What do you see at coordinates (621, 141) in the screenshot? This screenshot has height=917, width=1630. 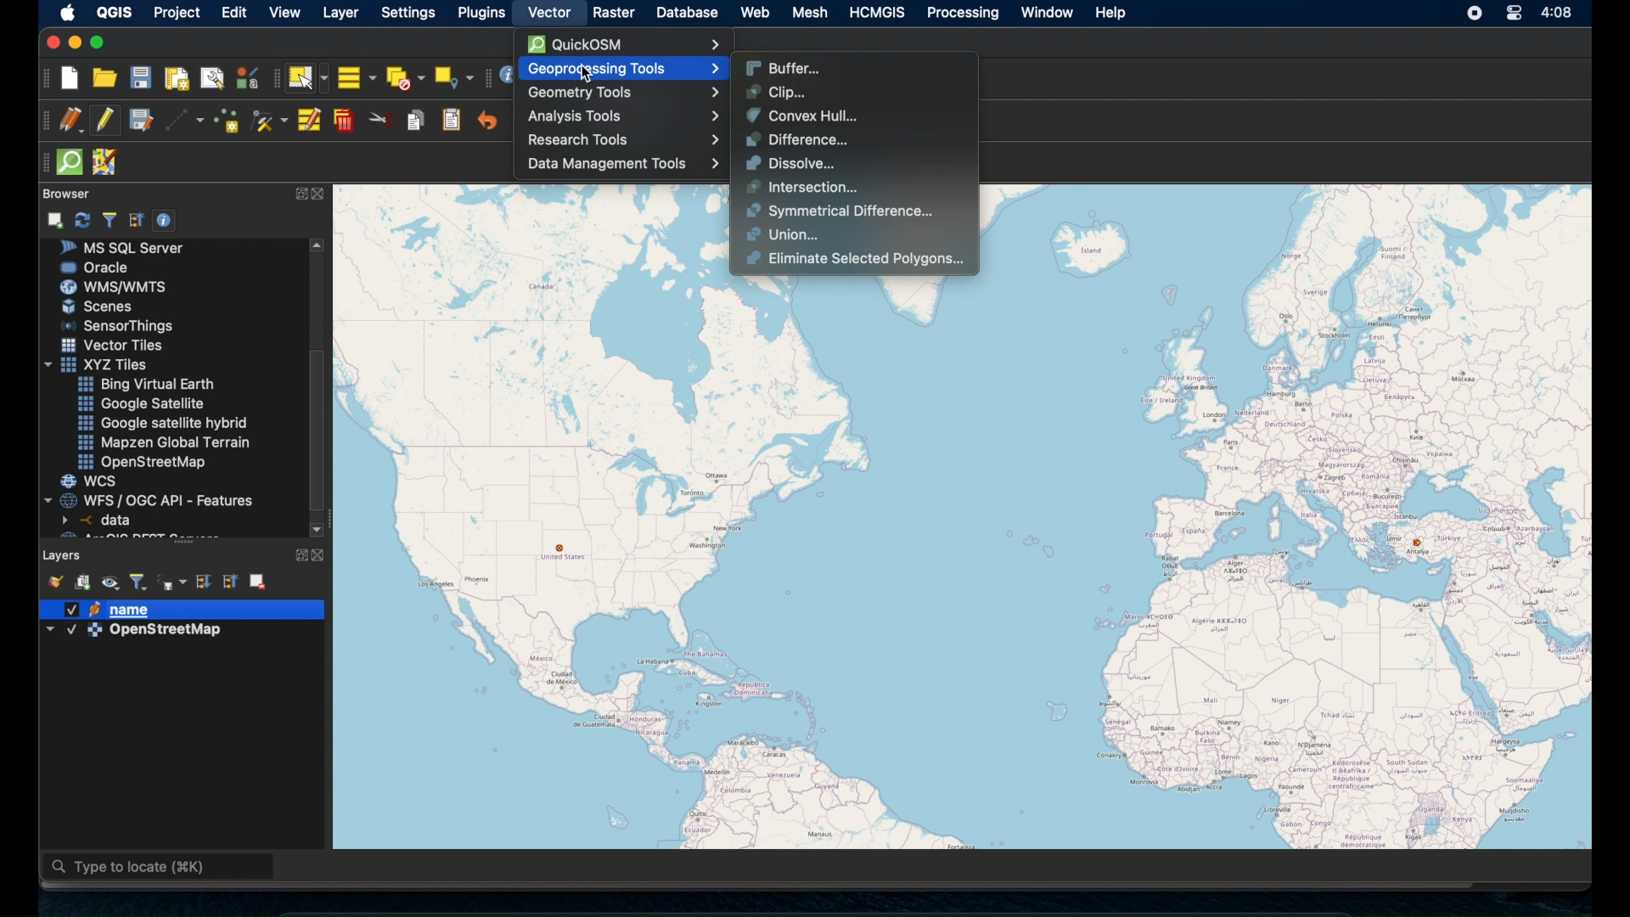 I see `Research Tools ` at bounding box center [621, 141].